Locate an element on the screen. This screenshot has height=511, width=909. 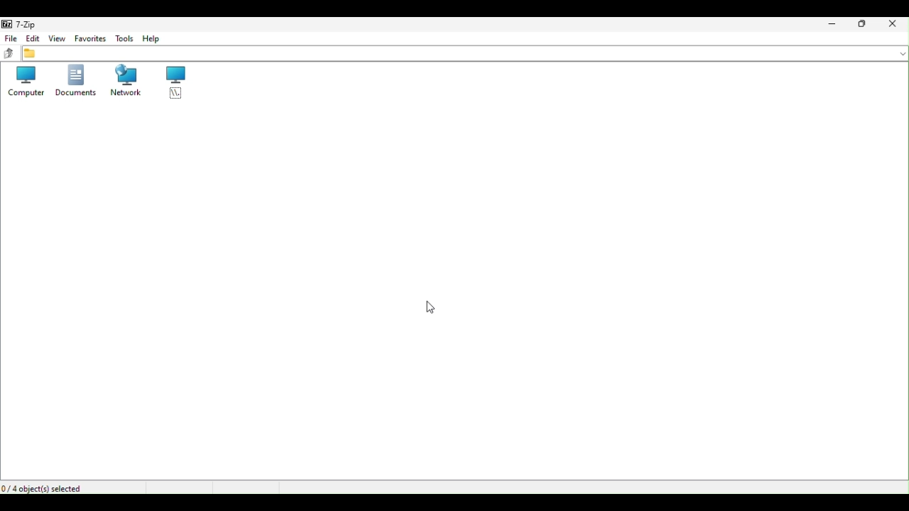
File address bar is located at coordinates (467, 54).